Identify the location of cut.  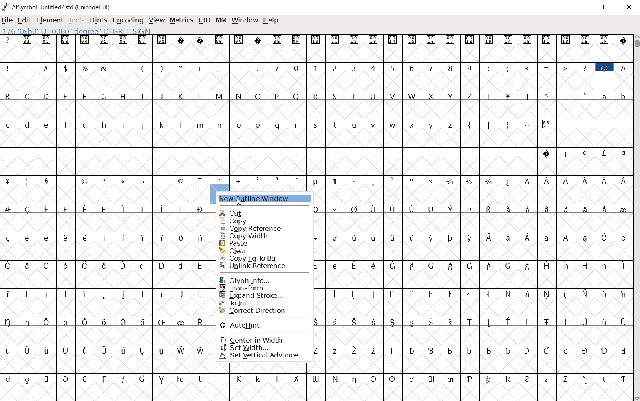
(243, 213).